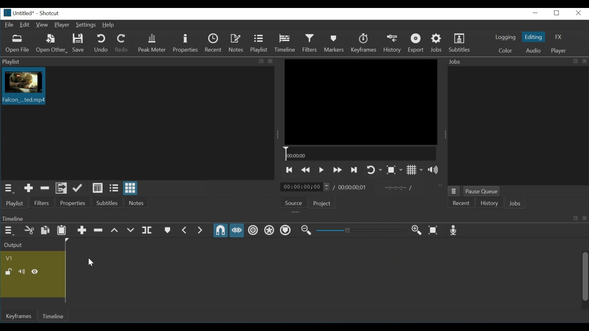 Image resolution: width=589 pixels, height=331 pixels. What do you see at coordinates (362, 102) in the screenshot?
I see `Media Viewer` at bounding box center [362, 102].